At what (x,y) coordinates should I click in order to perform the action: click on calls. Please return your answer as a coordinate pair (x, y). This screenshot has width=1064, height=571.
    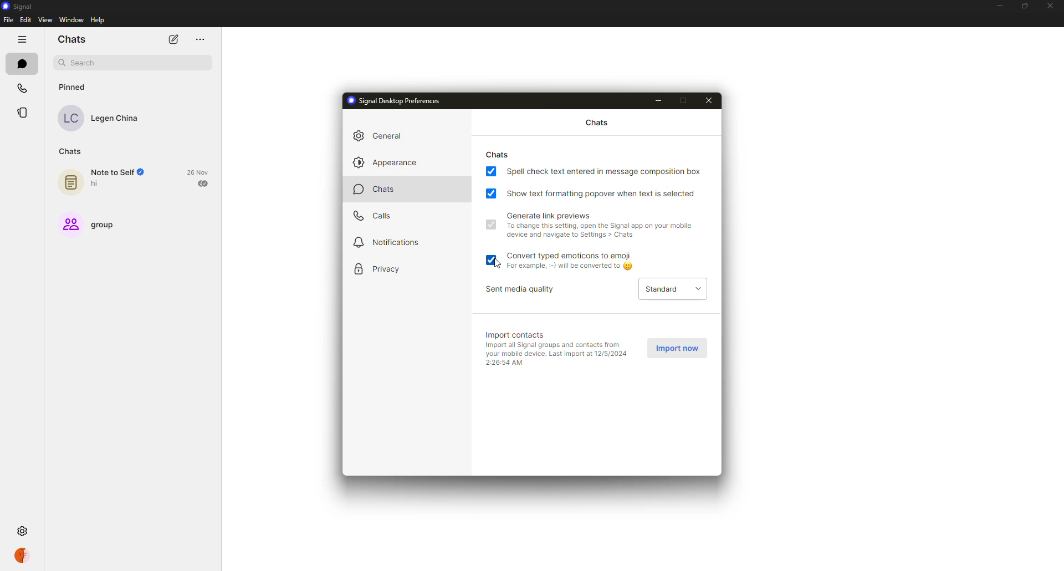
    Looking at the image, I should click on (21, 89).